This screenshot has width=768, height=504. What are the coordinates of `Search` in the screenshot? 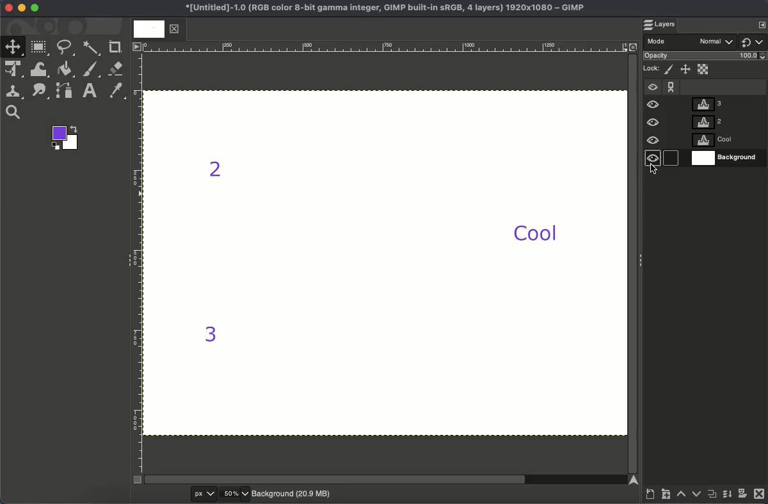 It's located at (13, 113).